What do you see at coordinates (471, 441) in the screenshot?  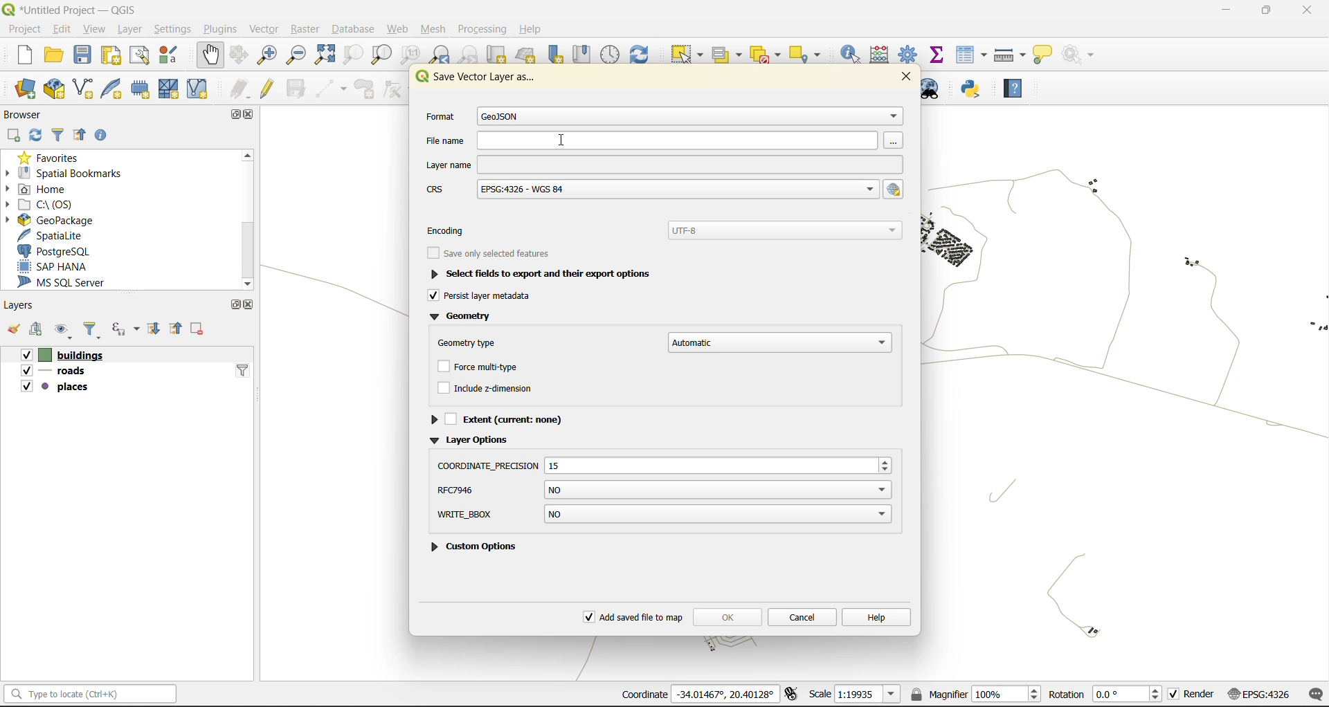 I see `layer options` at bounding box center [471, 441].